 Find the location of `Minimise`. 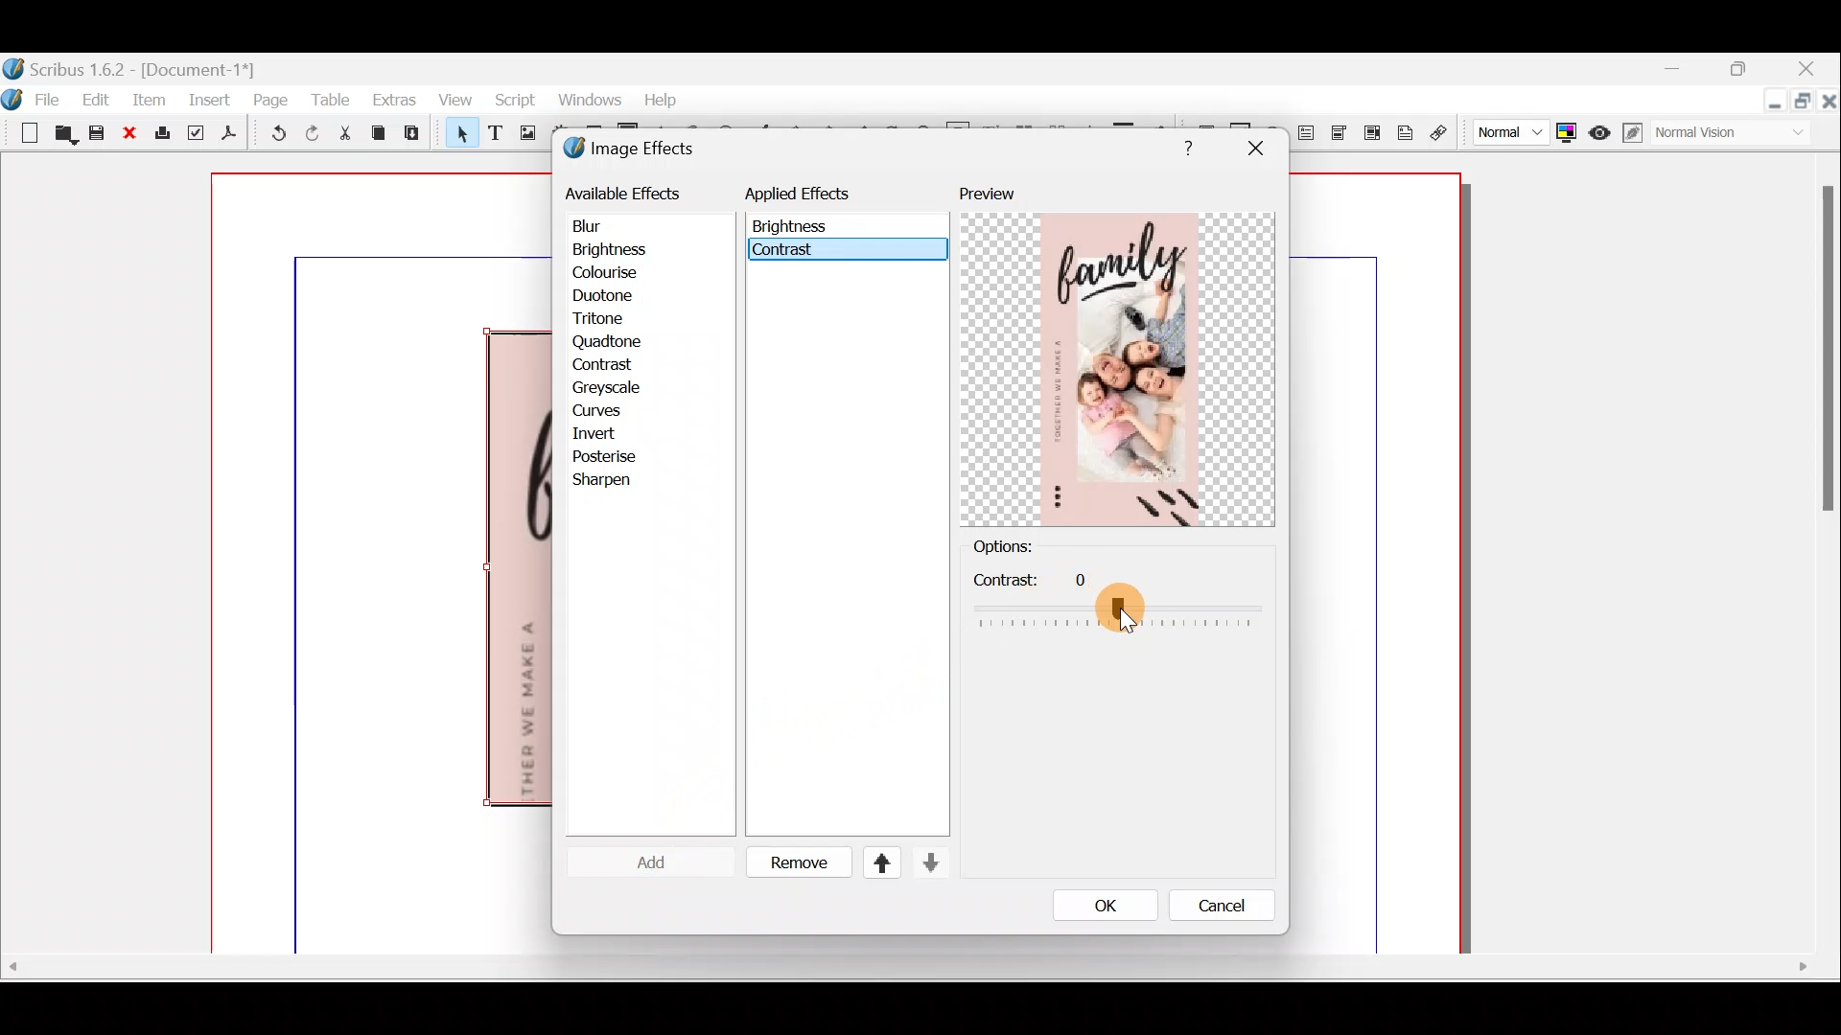

Minimise is located at coordinates (1773, 103).